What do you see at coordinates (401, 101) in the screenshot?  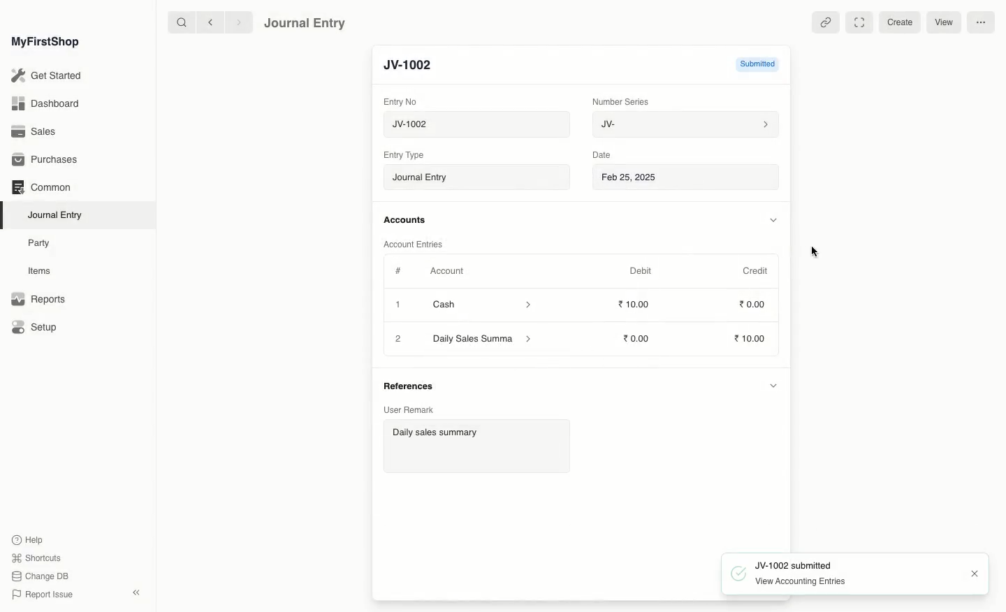 I see `Entry No` at bounding box center [401, 101].